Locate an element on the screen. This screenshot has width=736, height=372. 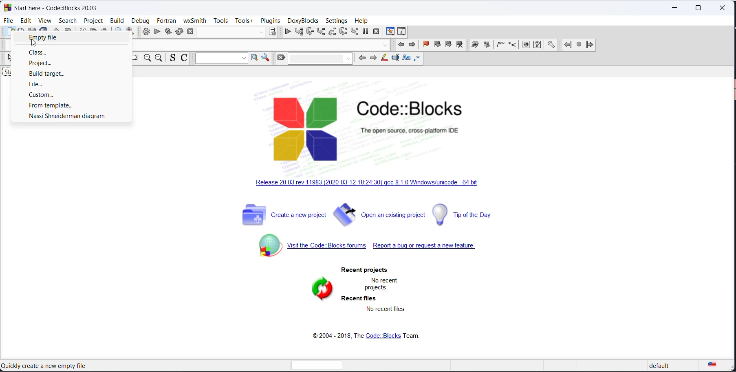
option window is located at coordinates (266, 59).